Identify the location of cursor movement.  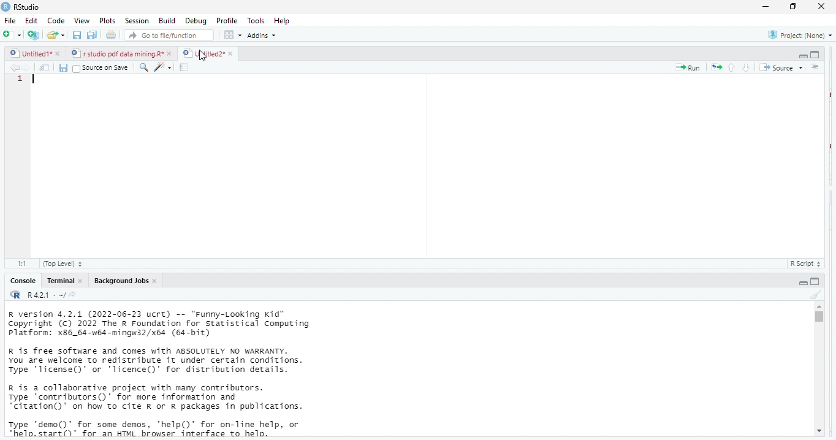
(203, 56).